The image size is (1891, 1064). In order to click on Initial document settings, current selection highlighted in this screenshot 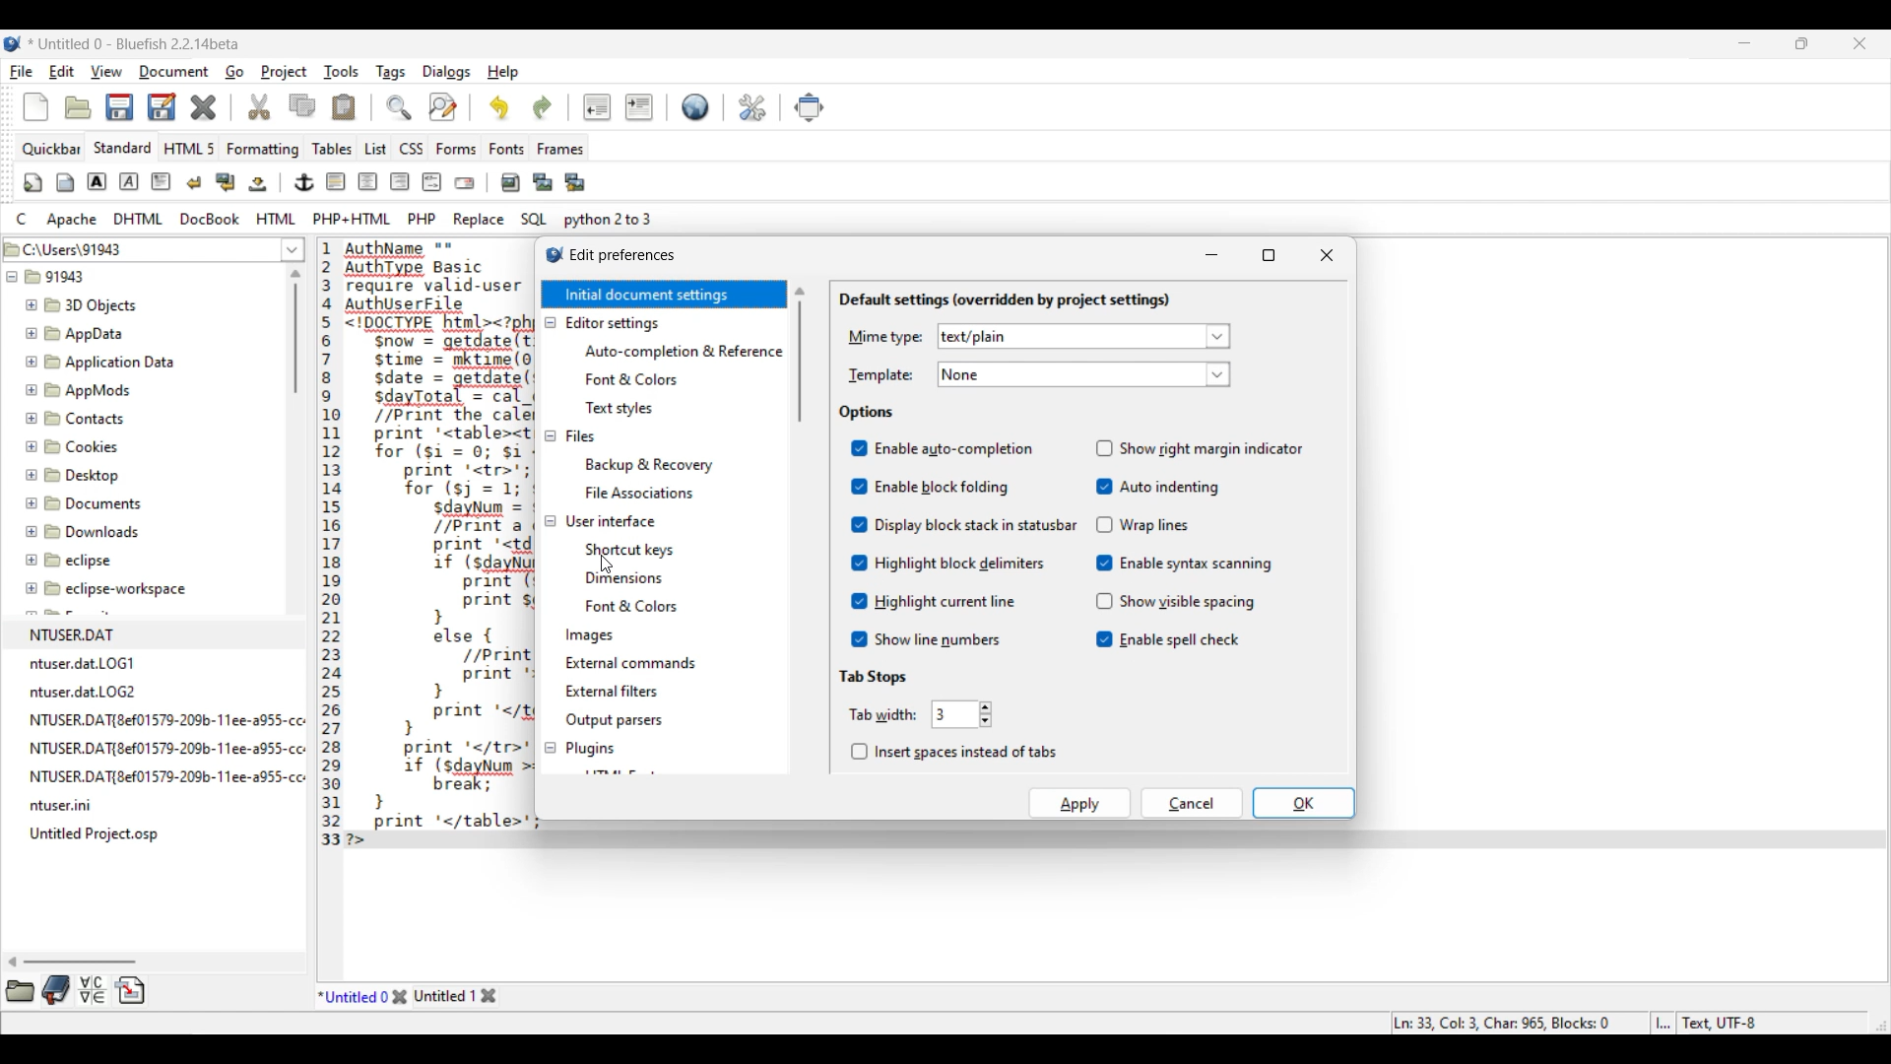, I will do `click(663, 295)`.